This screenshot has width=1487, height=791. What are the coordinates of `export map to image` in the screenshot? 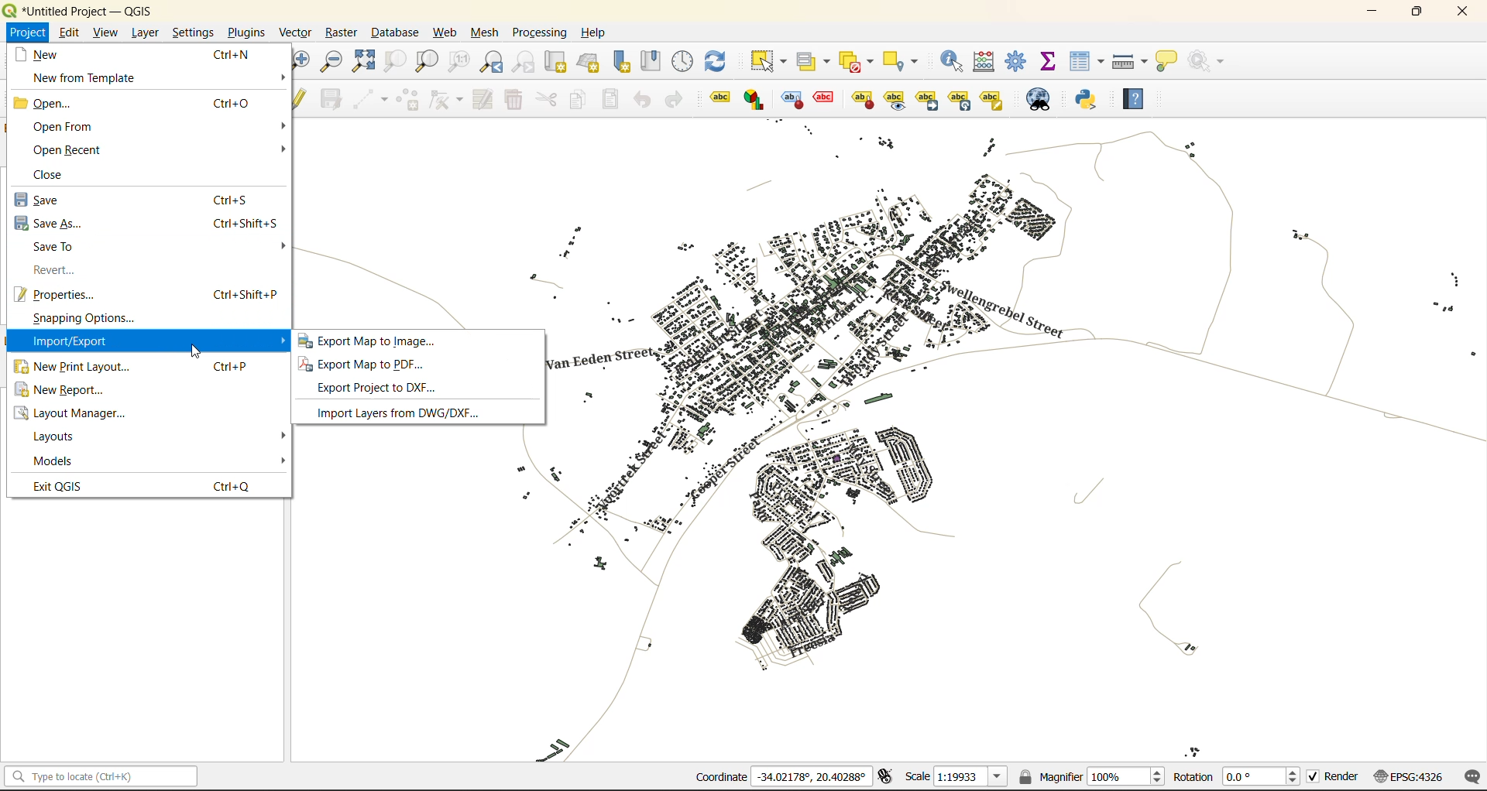 It's located at (389, 341).